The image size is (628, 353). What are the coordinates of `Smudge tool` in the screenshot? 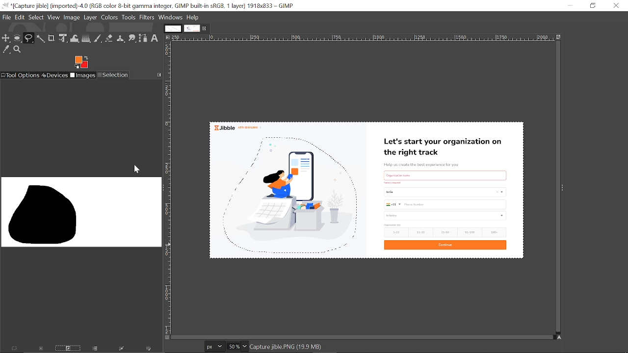 It's located at (133, 39).